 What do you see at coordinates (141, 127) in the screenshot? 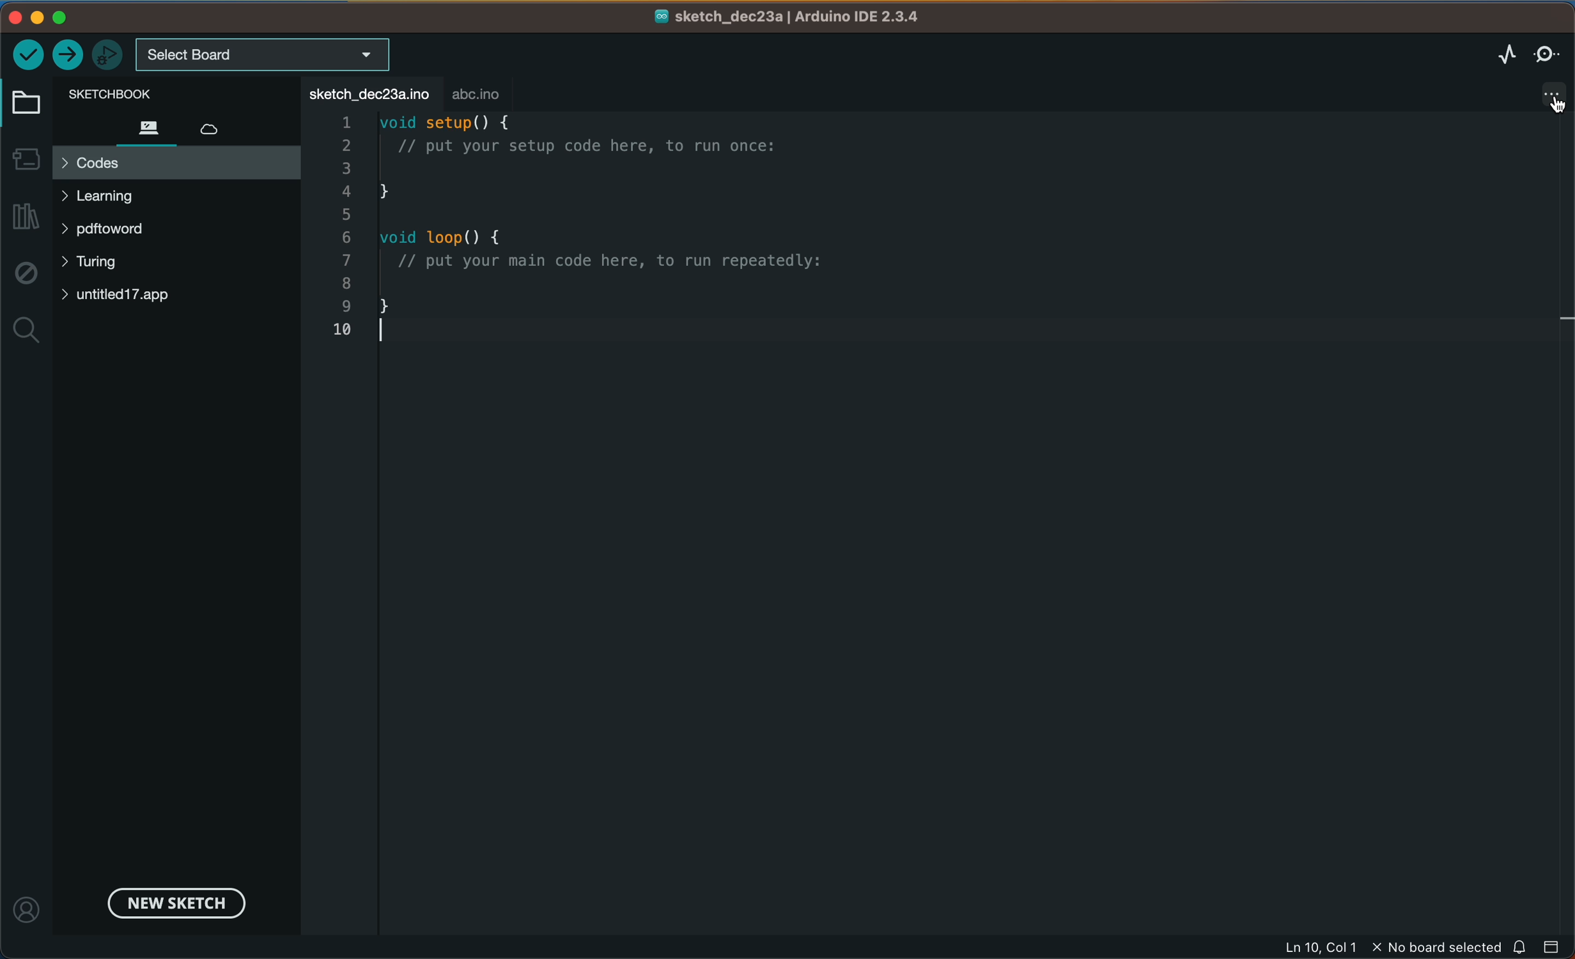
I see `files` at bounding box center [141, 127].